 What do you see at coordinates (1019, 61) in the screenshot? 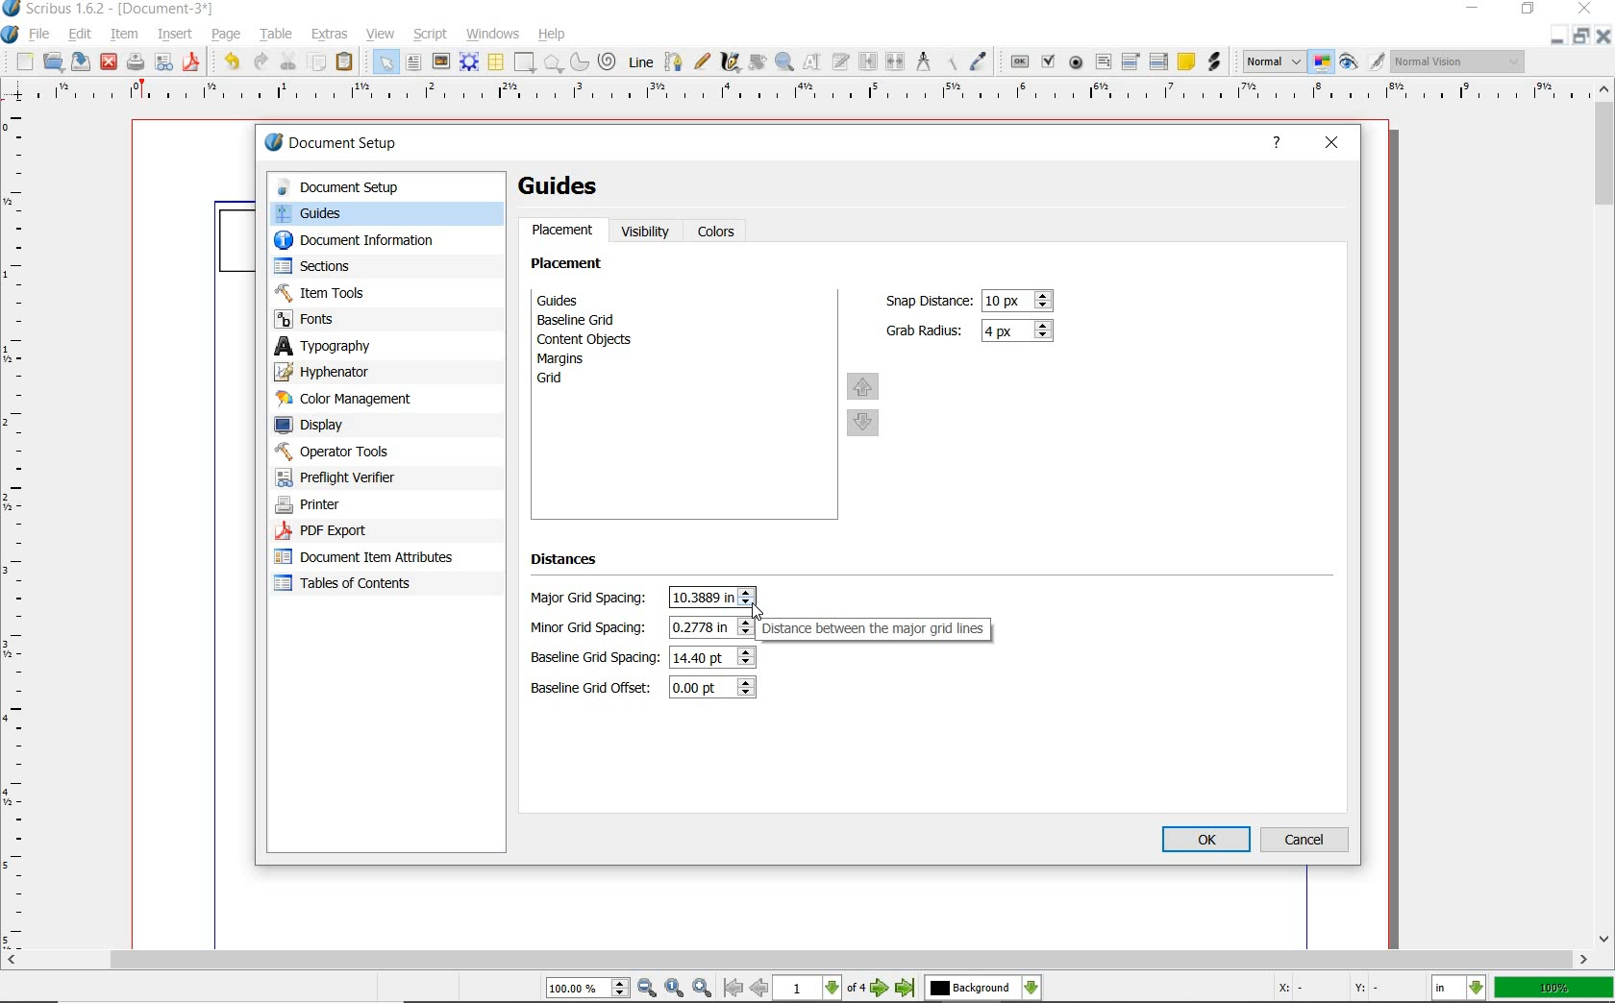
I see `pdf push button` at bounding box center [1019, 61].